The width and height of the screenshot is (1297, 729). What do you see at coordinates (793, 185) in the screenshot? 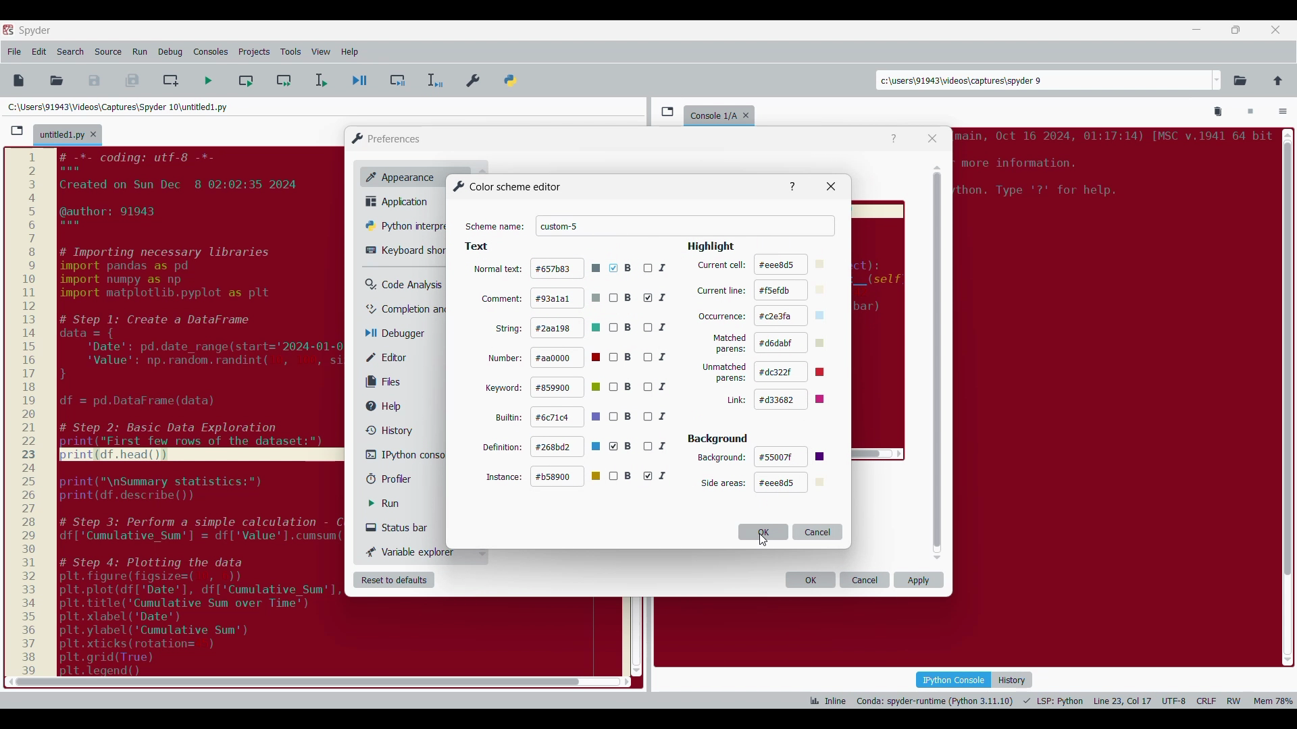
I see `` at bounding box center [793, 185].